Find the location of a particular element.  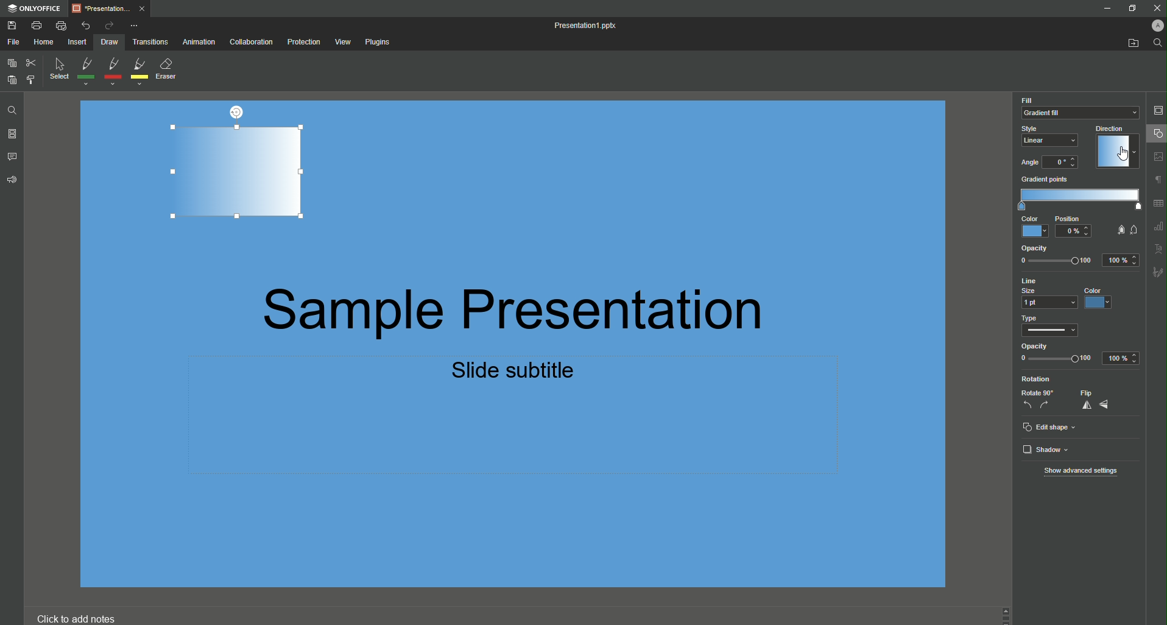

More Options is located at coordinates (136, 25).